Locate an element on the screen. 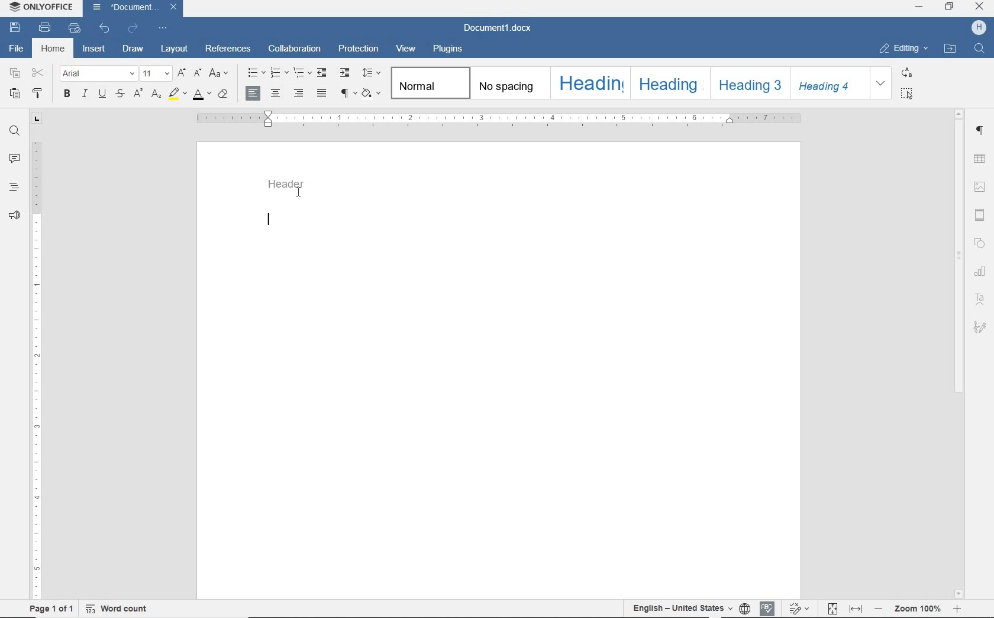 This screenshot has height=618, width=994. scrollbar is located at coordinates (959, 262).